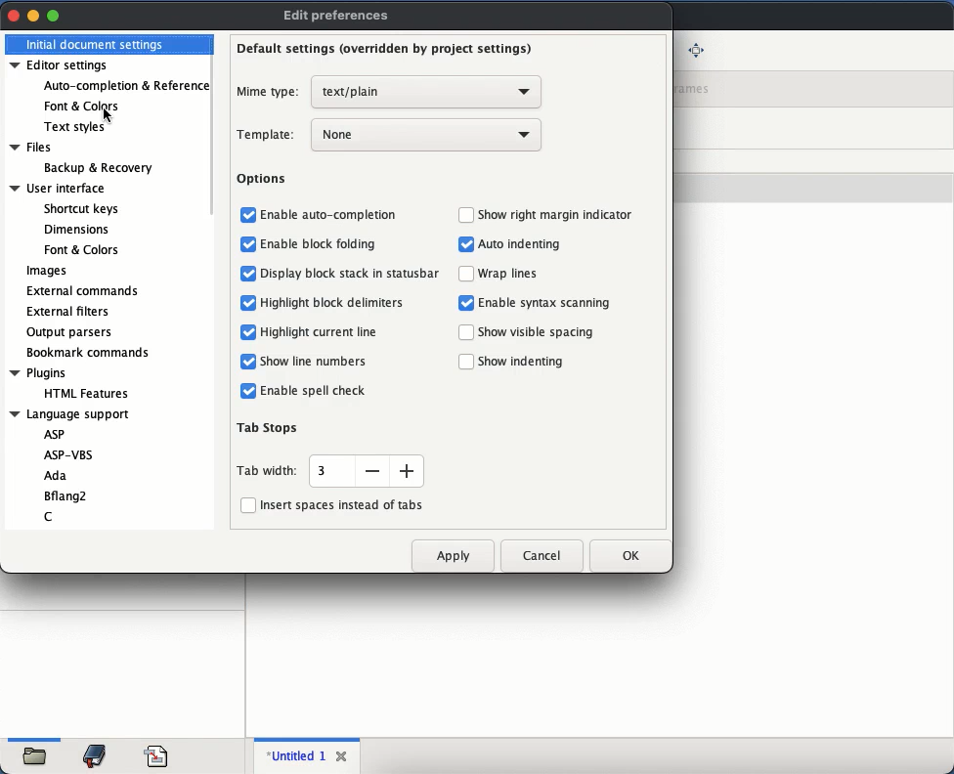 This screenshot has width=954, height=774. Describe the element at coordinates (243, 214) in the screenshot. I see `checkbox` at that location.